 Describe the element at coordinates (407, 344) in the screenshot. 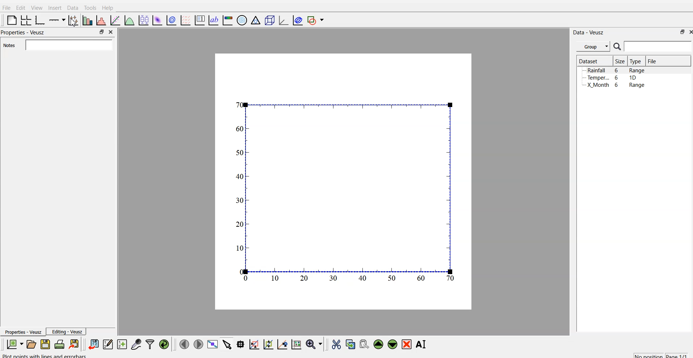

I see `remove the selected widget` at that location.